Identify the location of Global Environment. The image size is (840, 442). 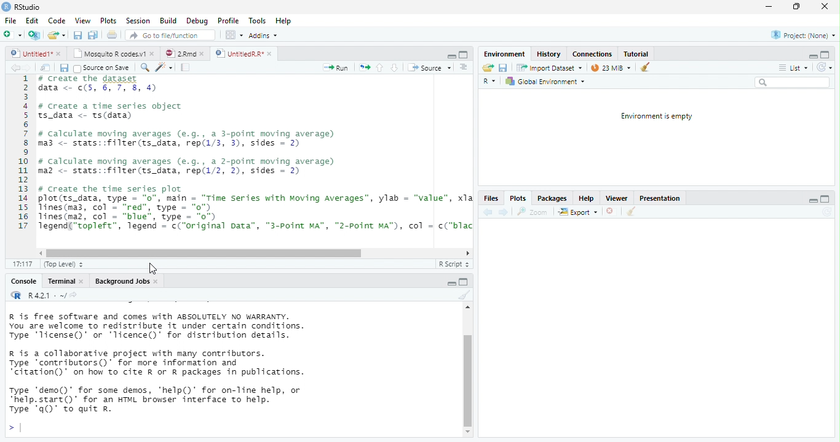
(545, 82).